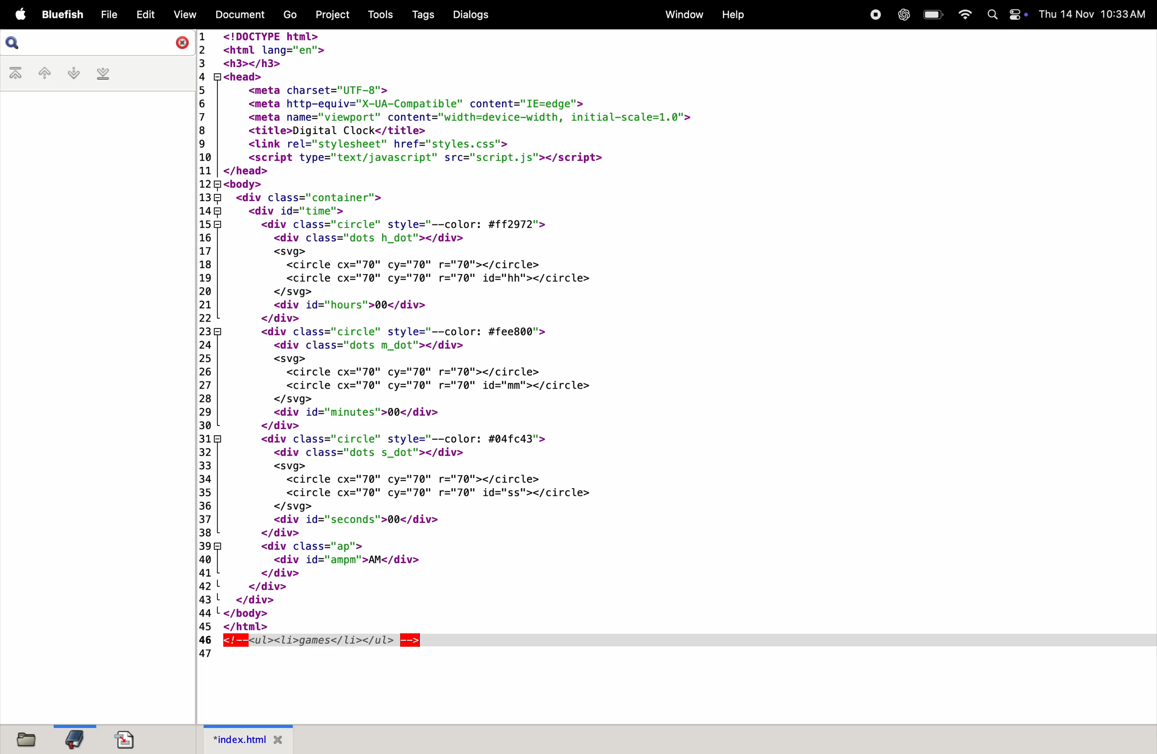 Image resolution: width=1157 pixels, height=754 pixels. Describe the element at coordinates (125, 736) in the screenshot. I see `document` at that location.